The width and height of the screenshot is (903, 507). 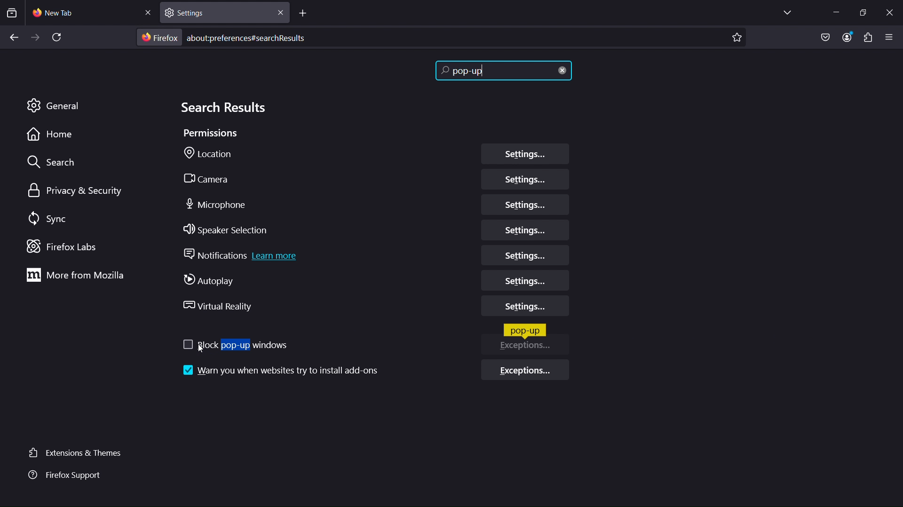 What do you see at coordinates (891, 37) in the screenshot?
I see `Open application menu` at bounding box center [891, 37].